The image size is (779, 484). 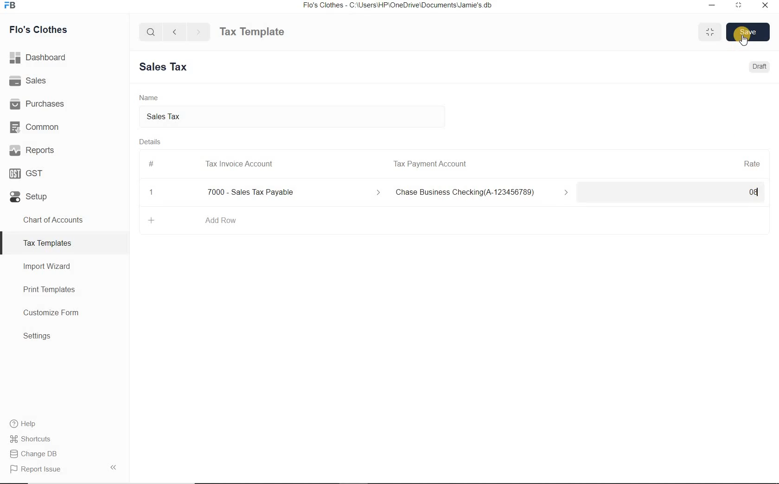 I want to click on Minimize, so click(x=712, y=6).